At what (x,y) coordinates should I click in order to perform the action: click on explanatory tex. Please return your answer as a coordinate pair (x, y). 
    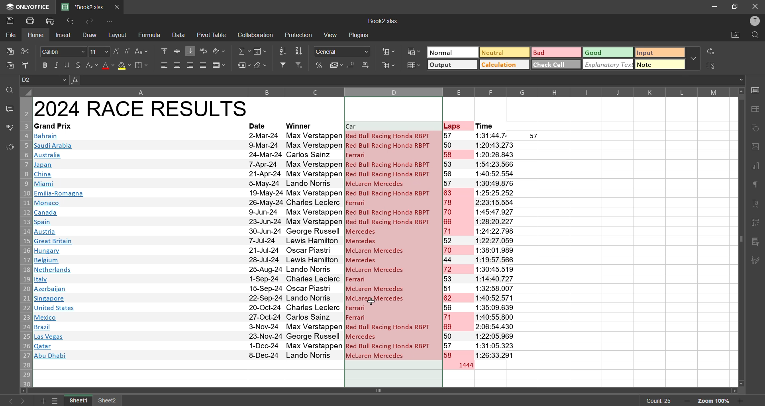
    Looking at the image, I should click on (609, 64).